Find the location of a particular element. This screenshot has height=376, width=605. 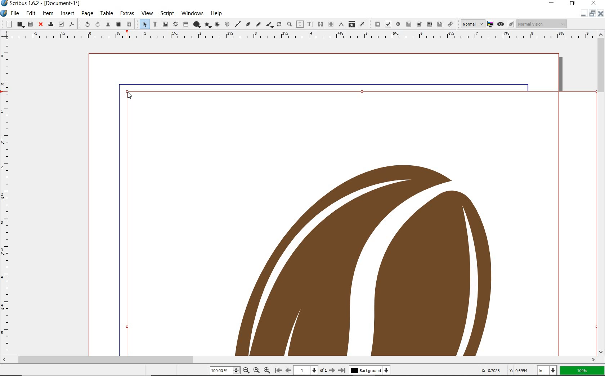

arc is located at coordinates (219, 24).